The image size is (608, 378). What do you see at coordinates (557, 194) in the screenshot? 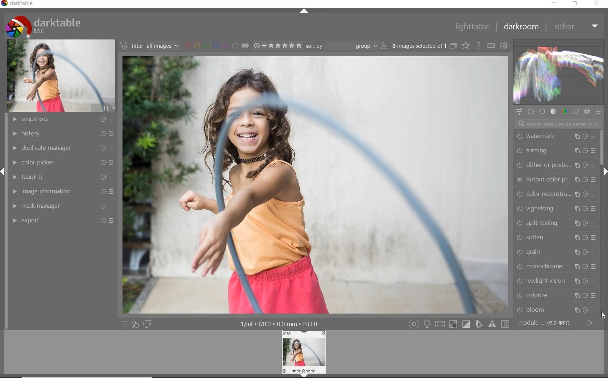
I see `color reconstruction` at bounding box center [557, 194].